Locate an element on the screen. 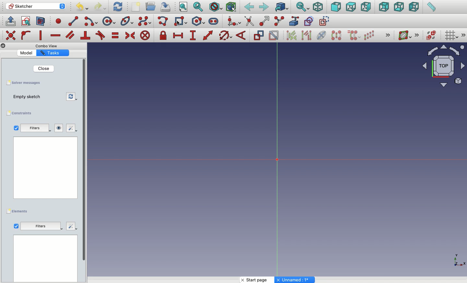 The width and height of the screenshot is (467, 283). Create B-spline is located at coordinates (145, 21).